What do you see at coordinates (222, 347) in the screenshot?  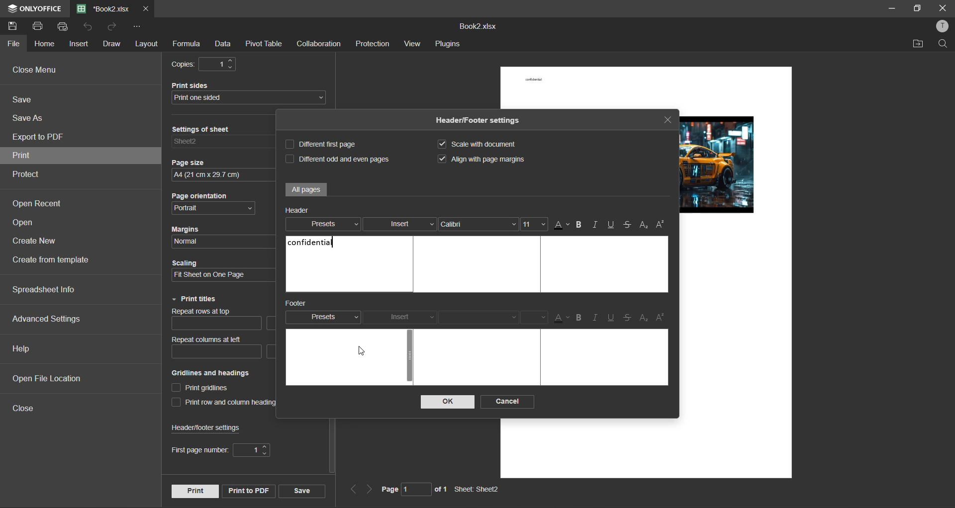 I see `repeat columns at left` at bounding box center [222, 347].